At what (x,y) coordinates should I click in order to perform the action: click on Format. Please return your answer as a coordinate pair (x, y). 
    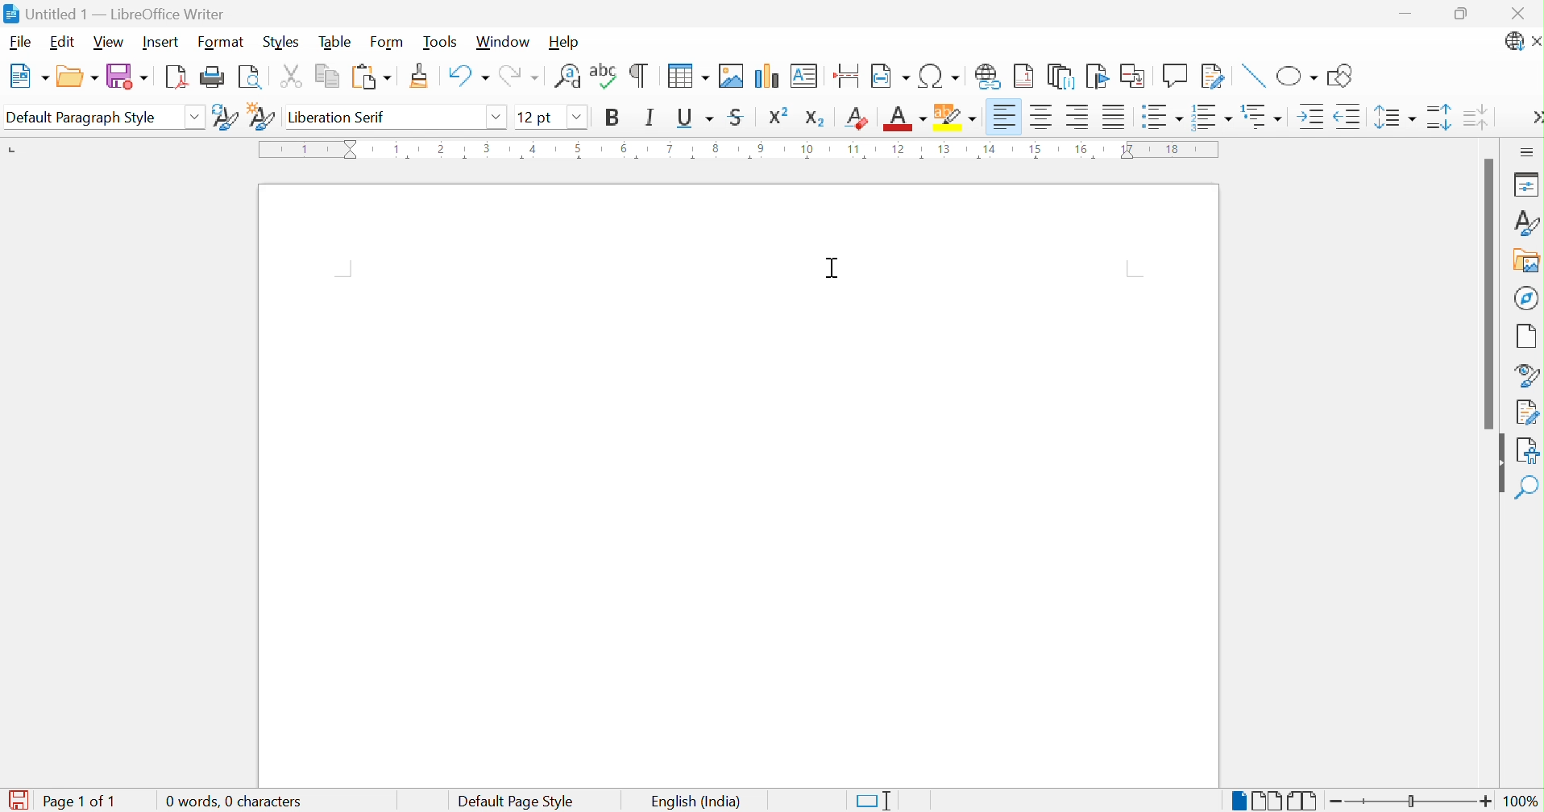
    Looking at the image, I should click on (220, 43).